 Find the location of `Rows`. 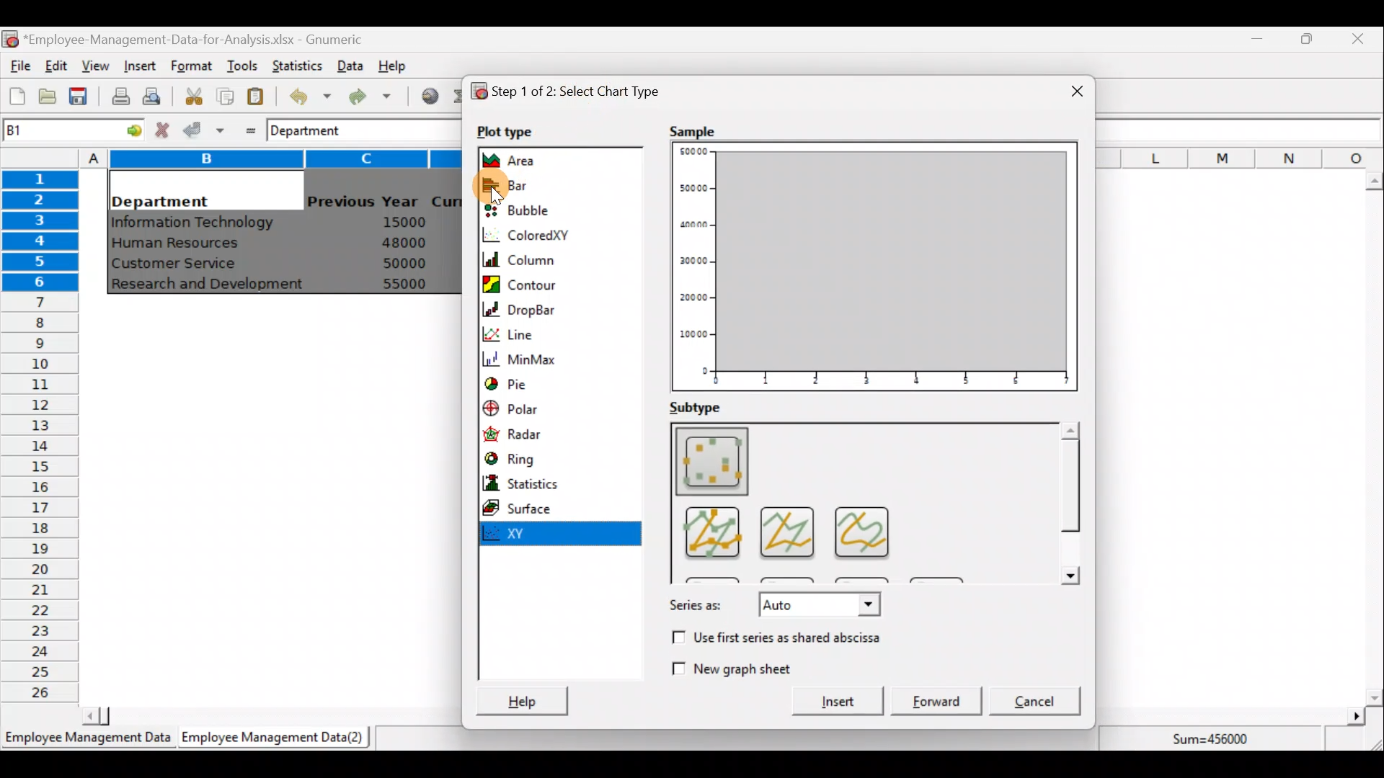

Rows is located at coordinates (40, 433).